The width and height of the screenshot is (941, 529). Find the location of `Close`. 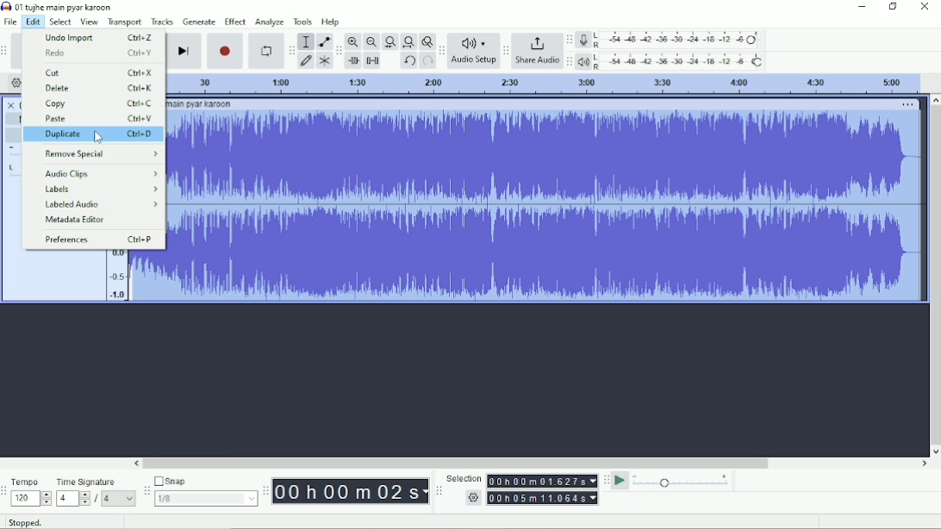

Close is located at coordinates (924, 7).